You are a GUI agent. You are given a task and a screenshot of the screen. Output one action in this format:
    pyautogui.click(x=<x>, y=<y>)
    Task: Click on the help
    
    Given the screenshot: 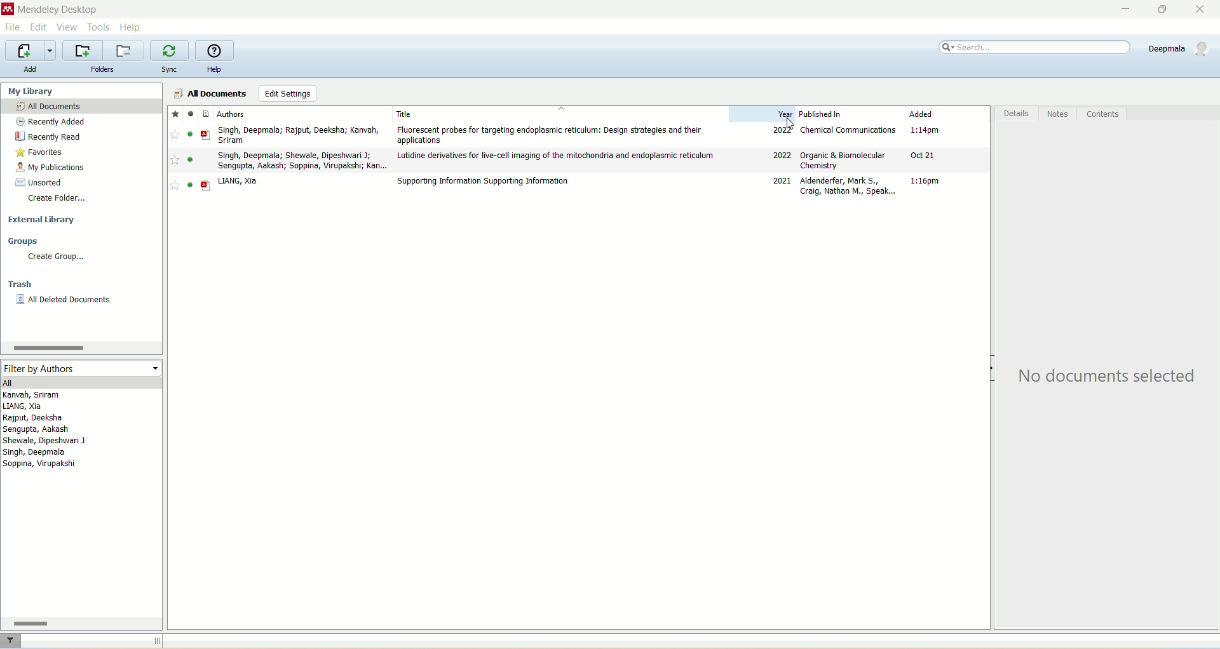 What is the action you would take?
    pyautogui.click(x=213, y=70)
    